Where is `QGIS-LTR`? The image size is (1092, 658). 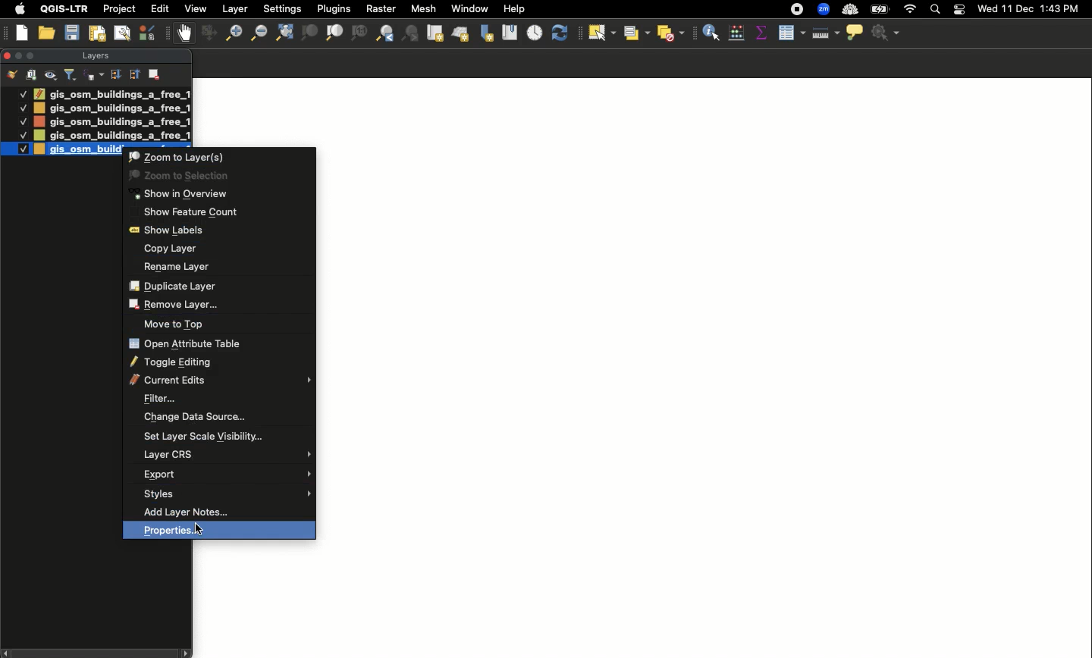 QGIS-LTR is located at coordinates (64, 8).